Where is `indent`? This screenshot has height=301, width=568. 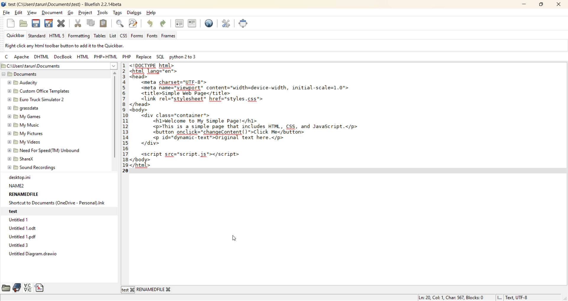 indent is located at coordinates (191, 23).